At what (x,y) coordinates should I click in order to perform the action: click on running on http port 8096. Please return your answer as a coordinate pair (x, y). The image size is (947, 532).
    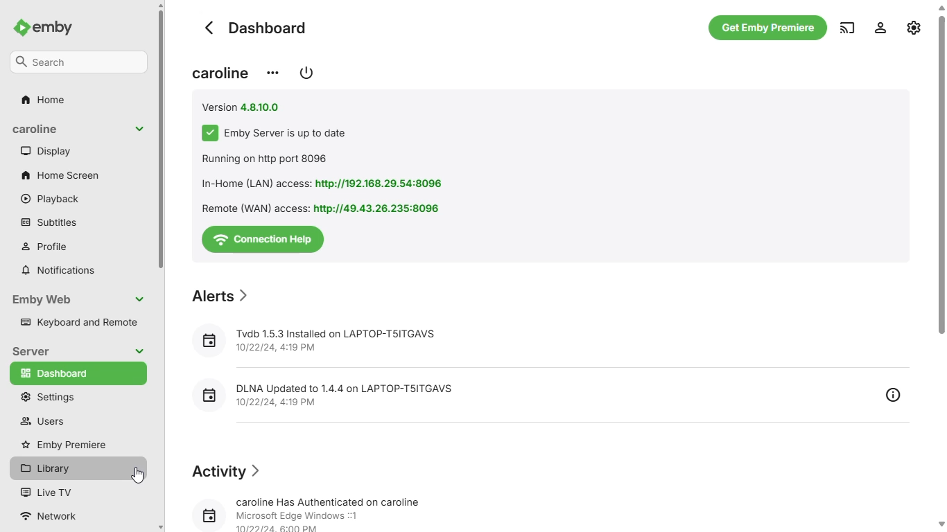
    Looking at the image, I should click on (264, 159).